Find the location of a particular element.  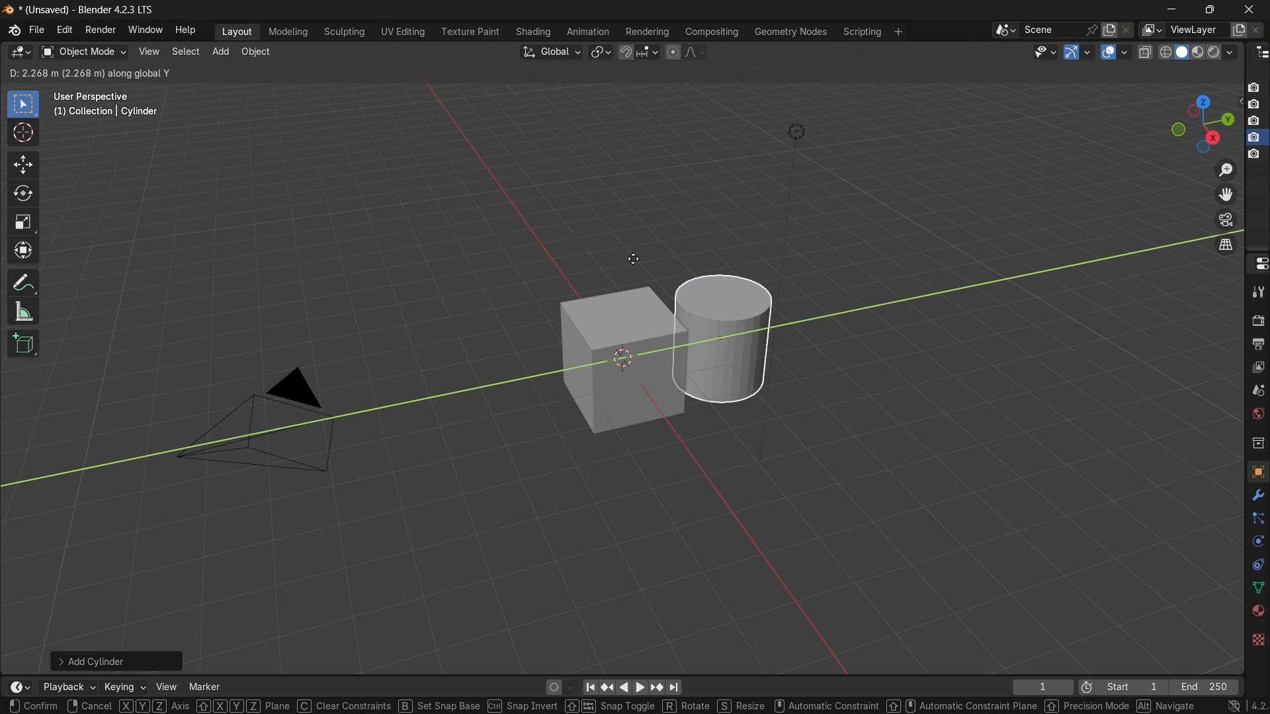

toggle the camera view is located at coordinates (1226, 219).